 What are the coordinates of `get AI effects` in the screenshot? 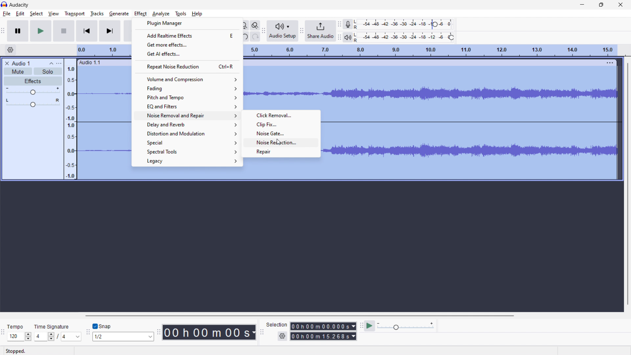 It's located at (187, 54).